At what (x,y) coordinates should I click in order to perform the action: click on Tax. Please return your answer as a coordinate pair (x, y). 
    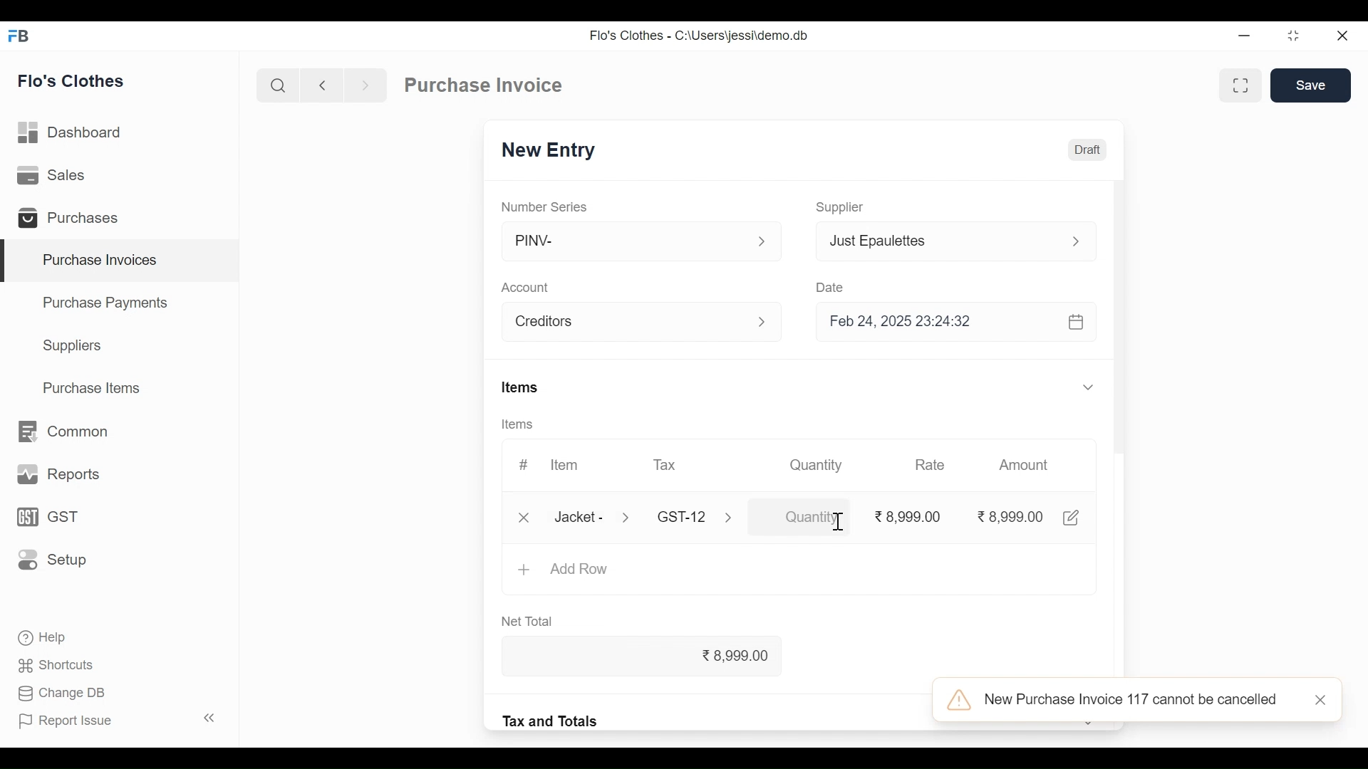
    Looking at the image, I should click on (685, 516).